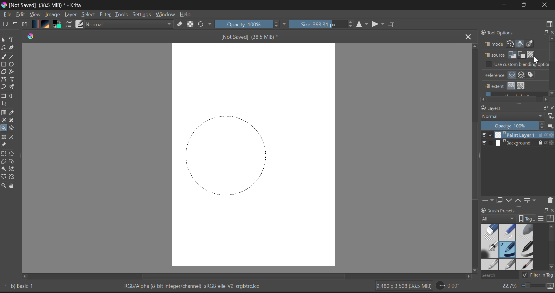 This screenshot has width=555, height=293. I want to click on Brush Size, so click(321, 25).